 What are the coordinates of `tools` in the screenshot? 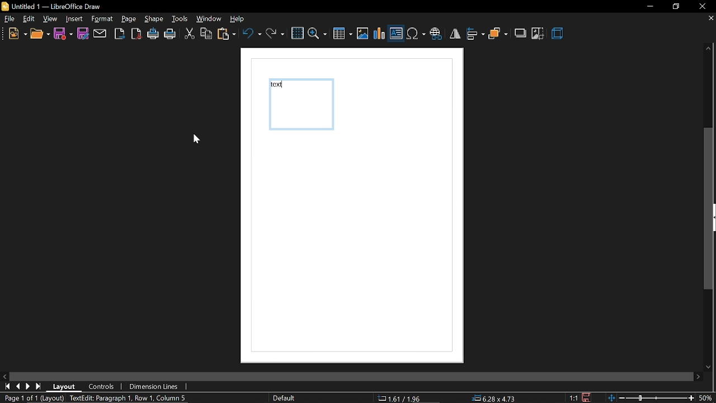 It's located at (180, 20).